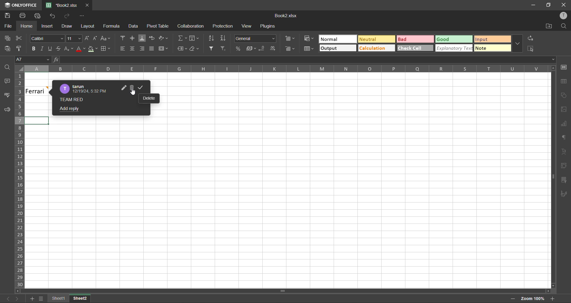  I want to click on redo, so click(68, 16).